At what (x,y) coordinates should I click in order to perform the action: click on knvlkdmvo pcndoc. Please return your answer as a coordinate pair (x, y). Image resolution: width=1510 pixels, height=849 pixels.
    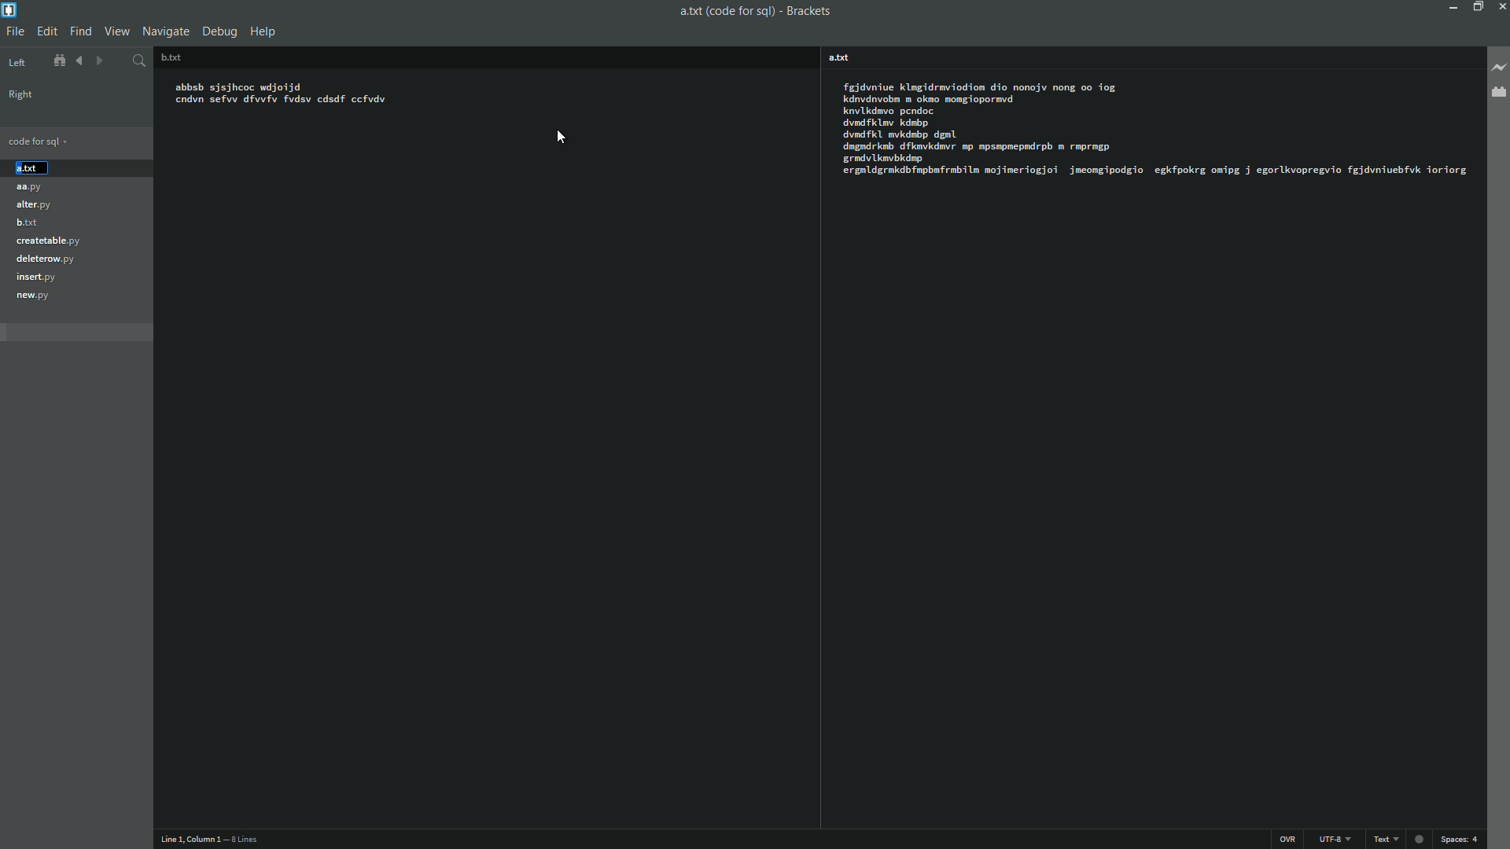
    Looking at the image, I should click on (889, 110).